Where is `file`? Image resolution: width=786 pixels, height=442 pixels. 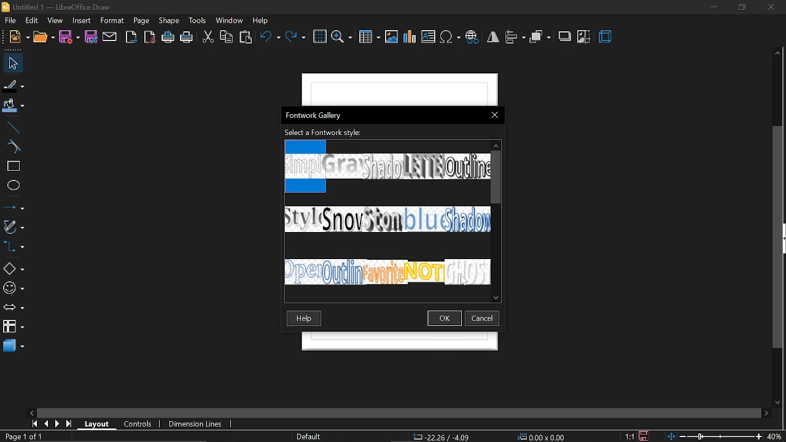 file is located at coordinates (12, 21).